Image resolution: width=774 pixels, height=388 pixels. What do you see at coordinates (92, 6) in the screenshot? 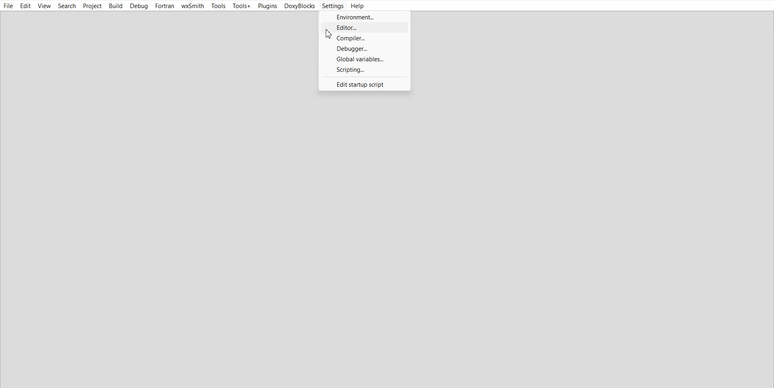
I see `Project` at bounding box center [92, 6].